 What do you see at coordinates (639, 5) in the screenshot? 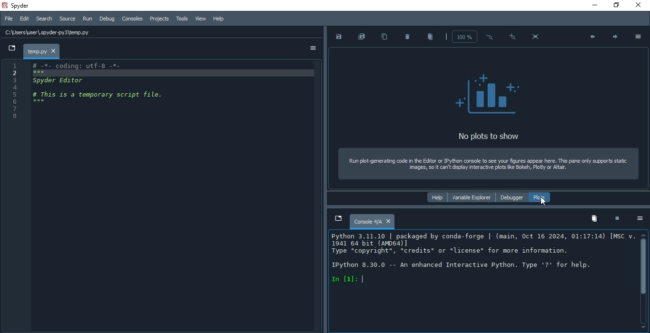
I see `close` at bounding box center [639, 5].